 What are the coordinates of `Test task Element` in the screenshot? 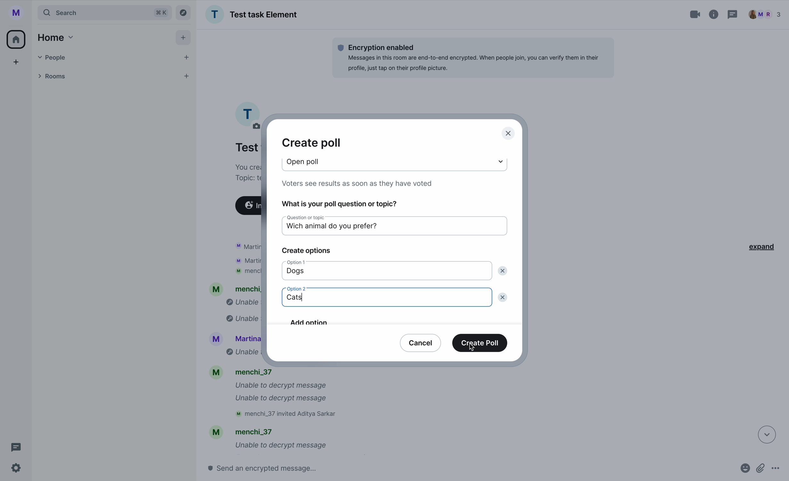 It's located at (251, 14).